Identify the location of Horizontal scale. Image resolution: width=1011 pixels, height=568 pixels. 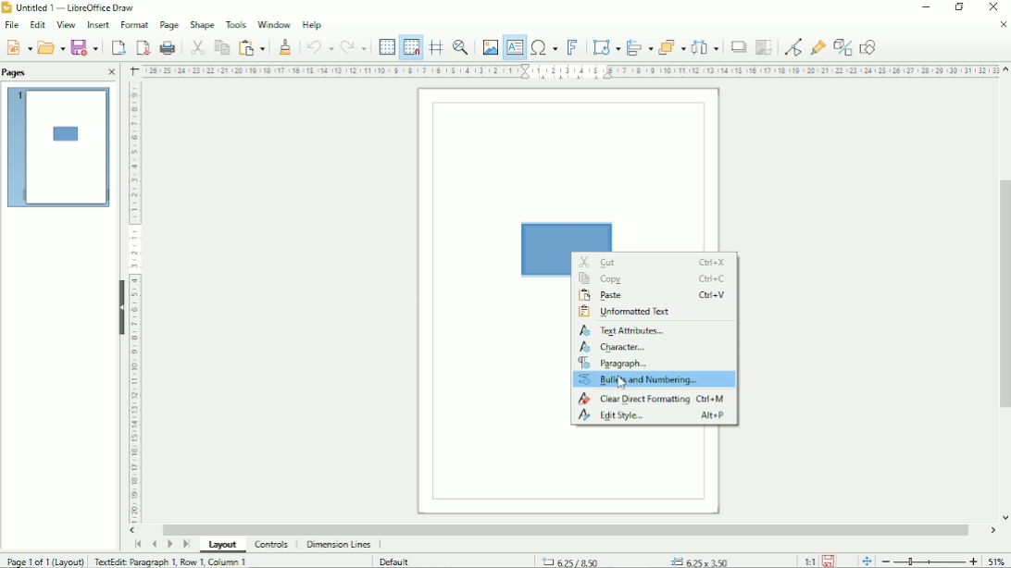
(134, 304).